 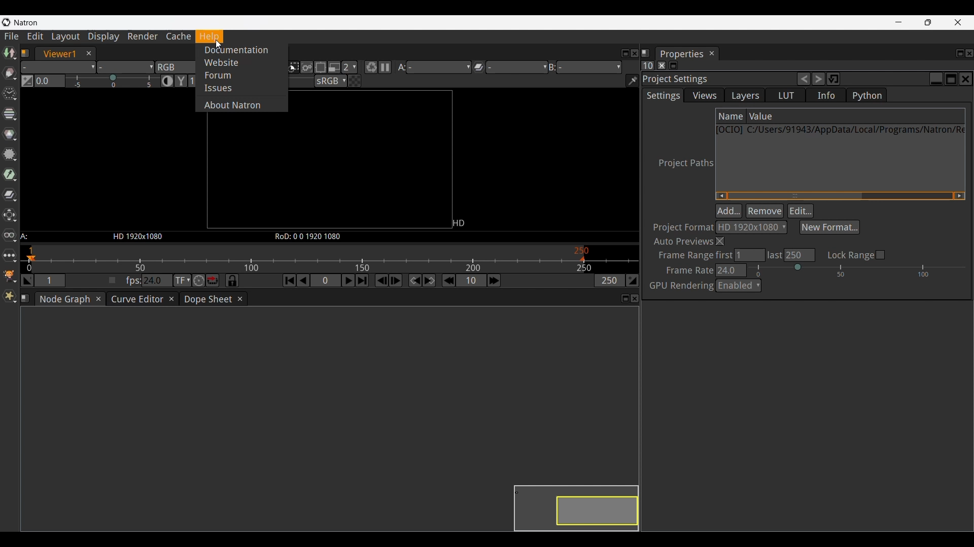 What do you see at coordinates (6, 22) in the screenshot?
I see `Natron logo` at bounding box center [6, 22].